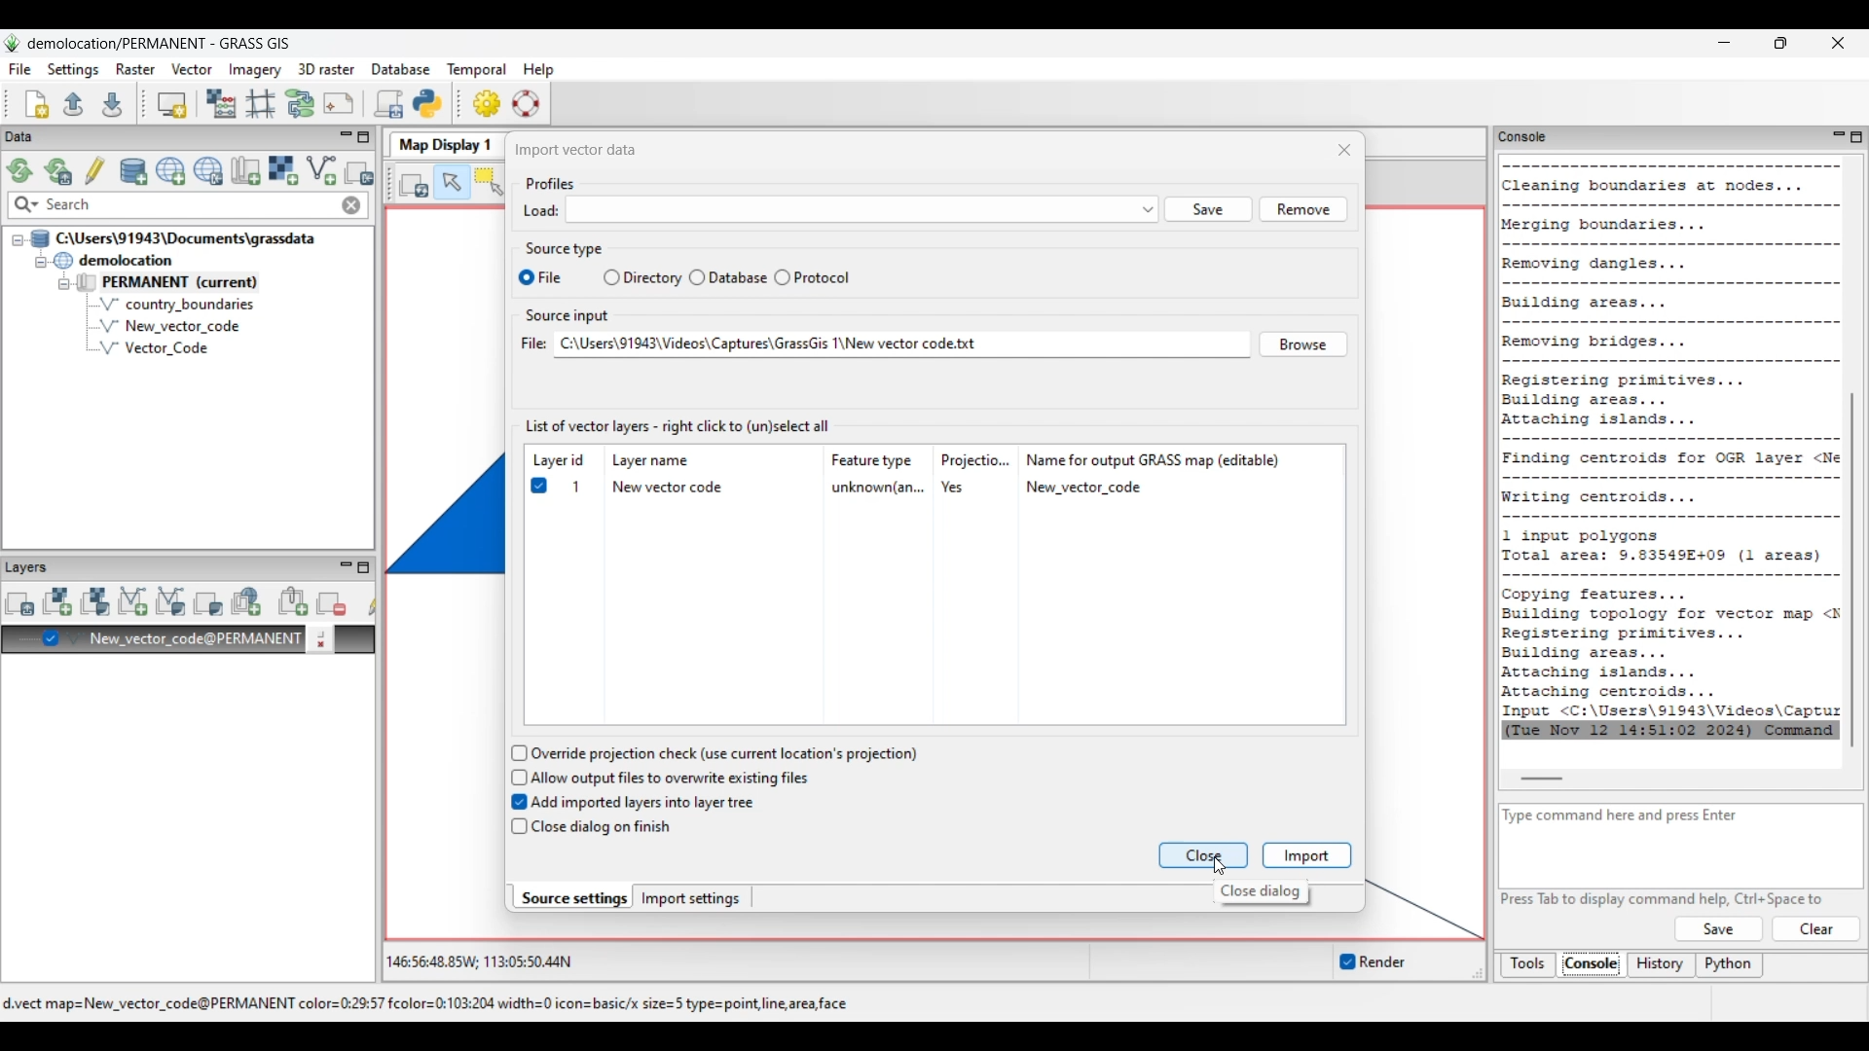 This screenshot has width=1869, height=1051. I want to click on Minimize Layers panel, so click(346, 567).